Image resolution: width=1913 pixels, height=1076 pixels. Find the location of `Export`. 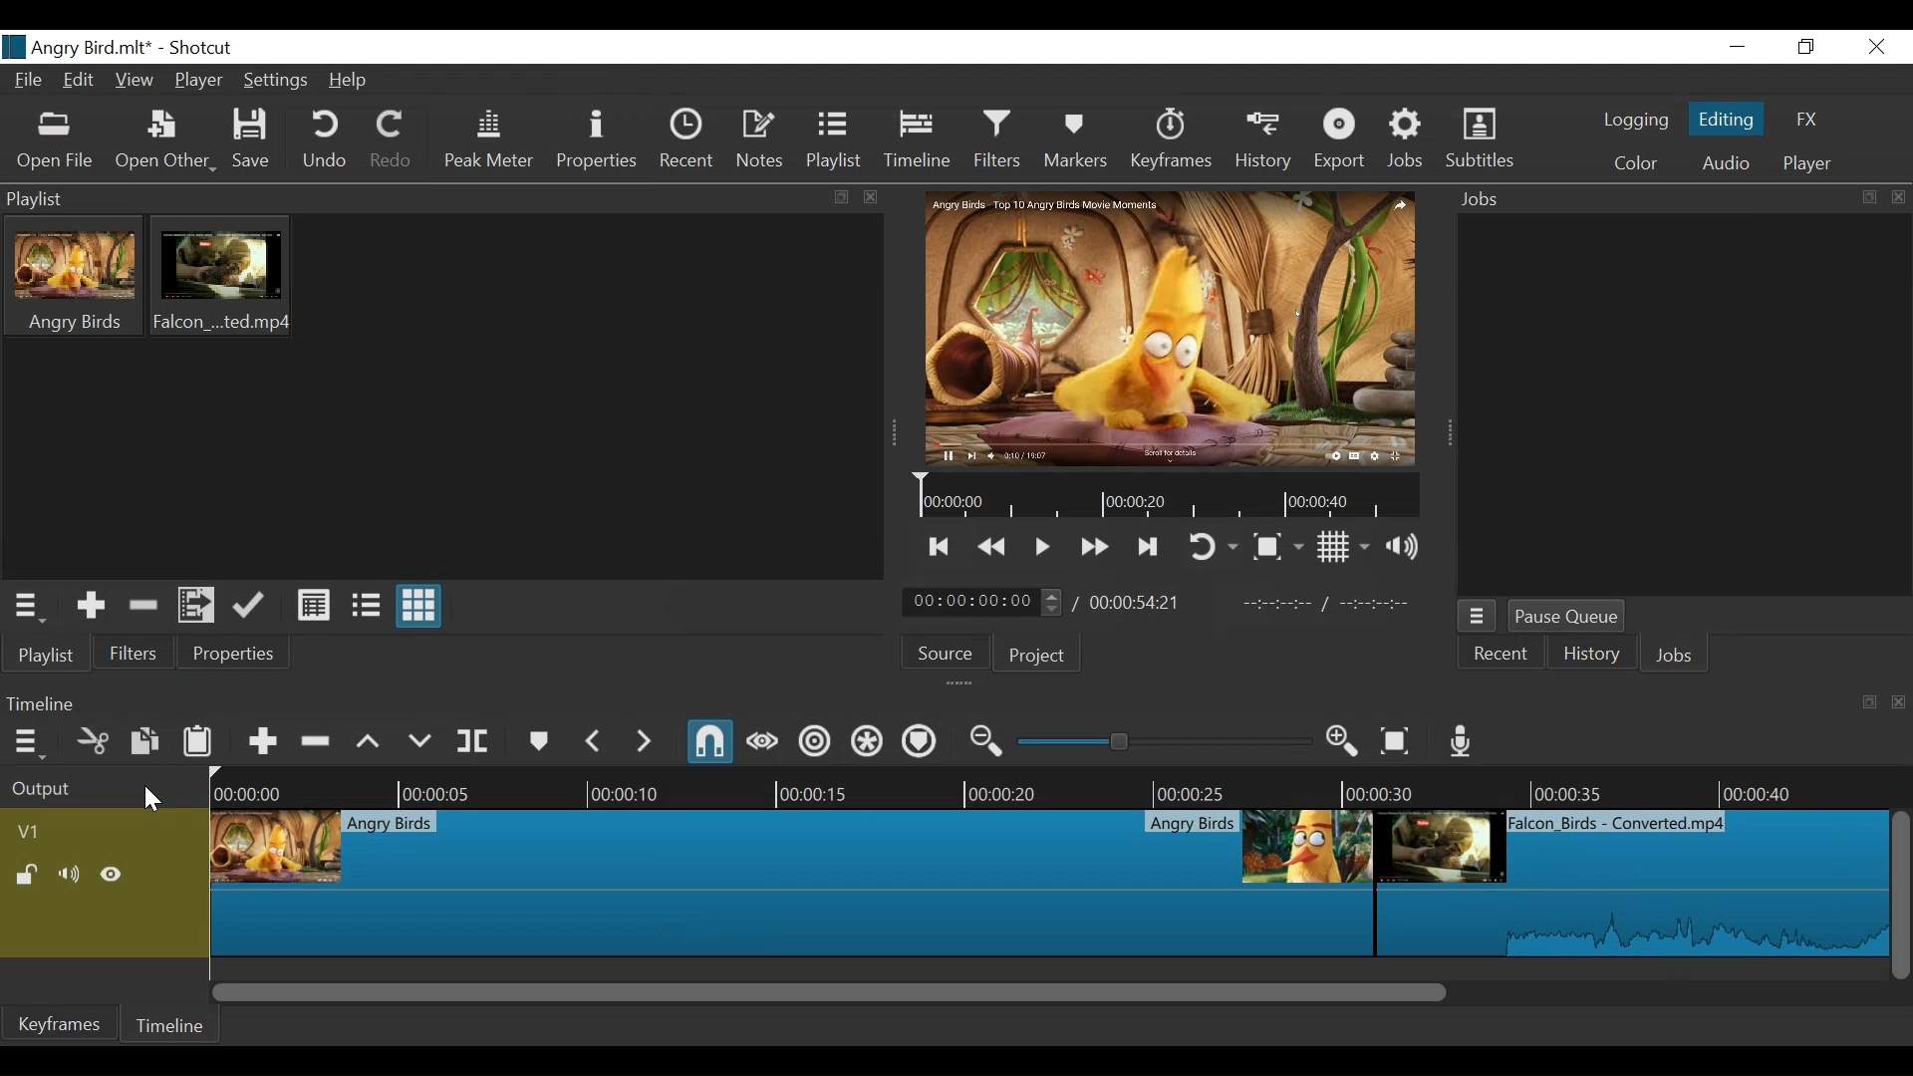

Export is located at coordinates (1340, 142).